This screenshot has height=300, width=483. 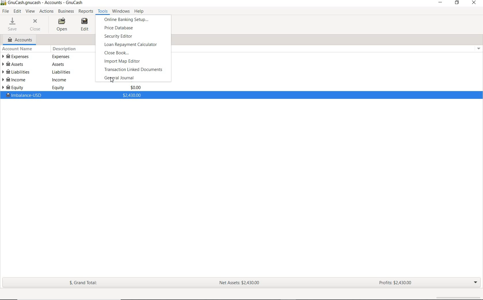 I want to click on , so click(x=59, y=88).